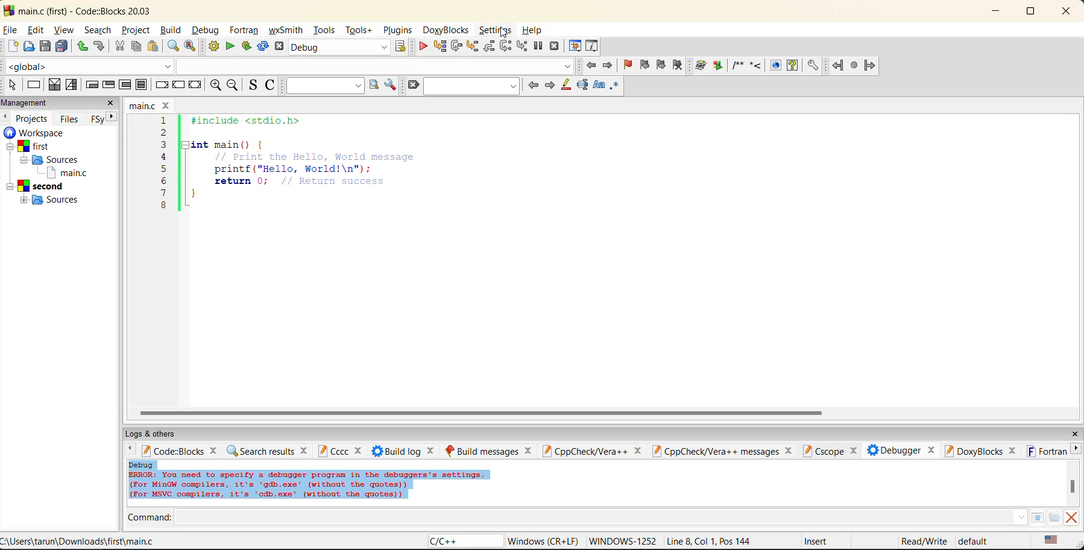 The height and width of the screenshot is (550, 1084). Describe the element at coordinates (593, 65) in the screenshot. I see `jump back` at that location.